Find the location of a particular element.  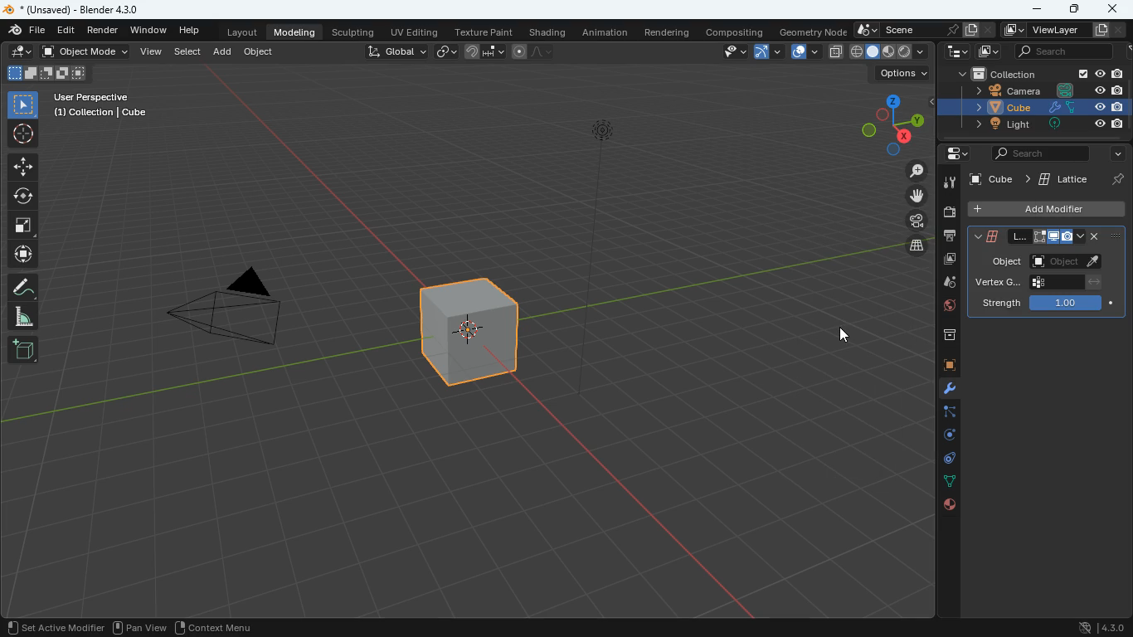

edit is located at coordinates (66, 30).